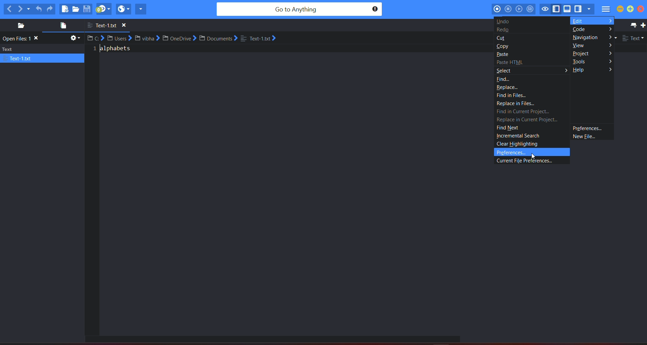 The image size is (647, 345). Describe the element at coordinates (506, 21) in the screenshot. I see `undo` at that location.